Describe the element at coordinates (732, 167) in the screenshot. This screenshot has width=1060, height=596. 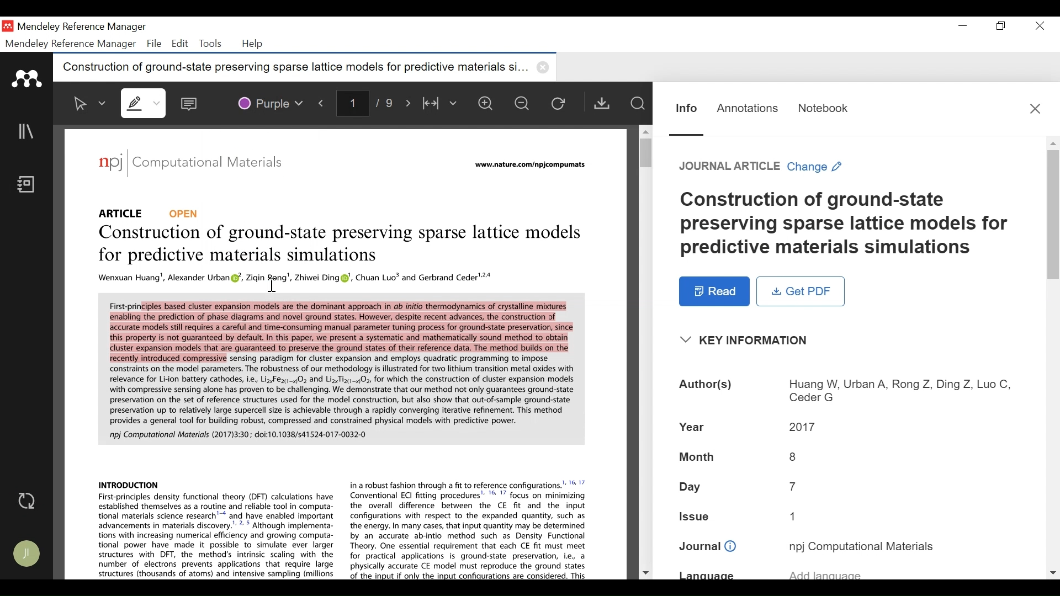
I see `Reference Type` at that location.